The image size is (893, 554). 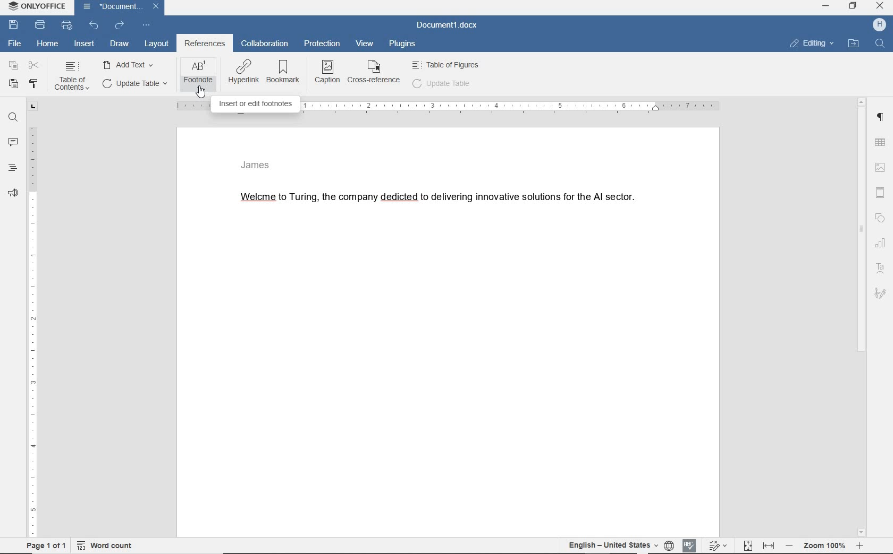 I want to click on mouse pointer, so click(x=200, y=93).